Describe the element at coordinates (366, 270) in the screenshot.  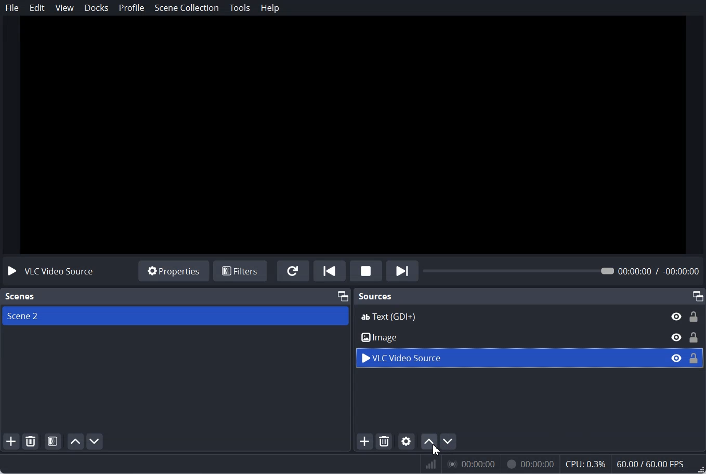
I see `Stop media` at that location.